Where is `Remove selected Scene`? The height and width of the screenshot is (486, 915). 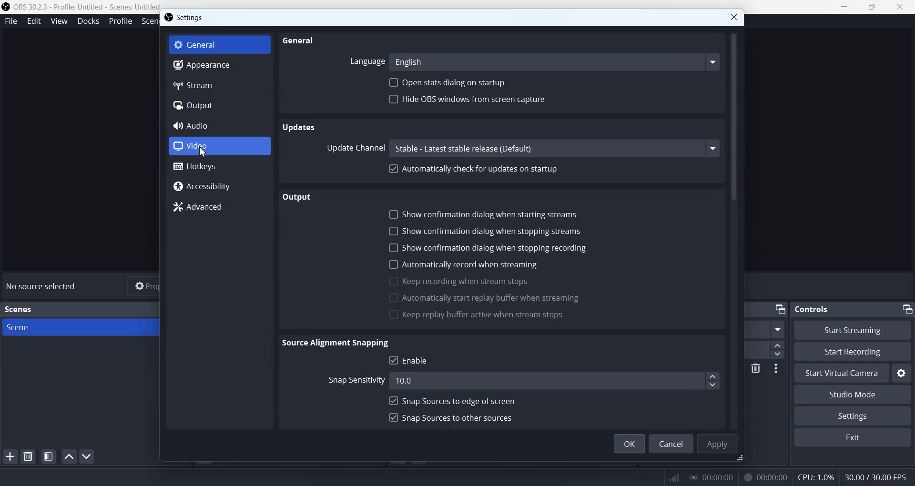
Remove selected Scene is located at coordinates (29, 456).